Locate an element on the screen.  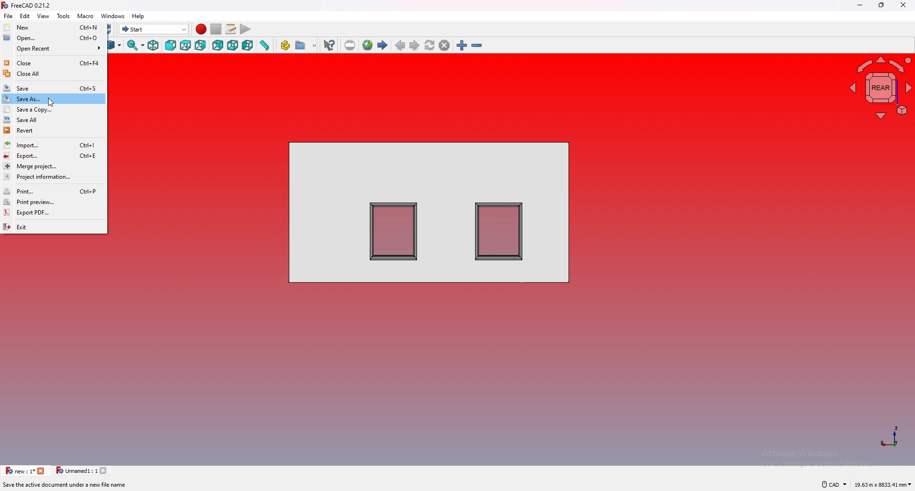
go to linked object is located at coordinates (115, 45).